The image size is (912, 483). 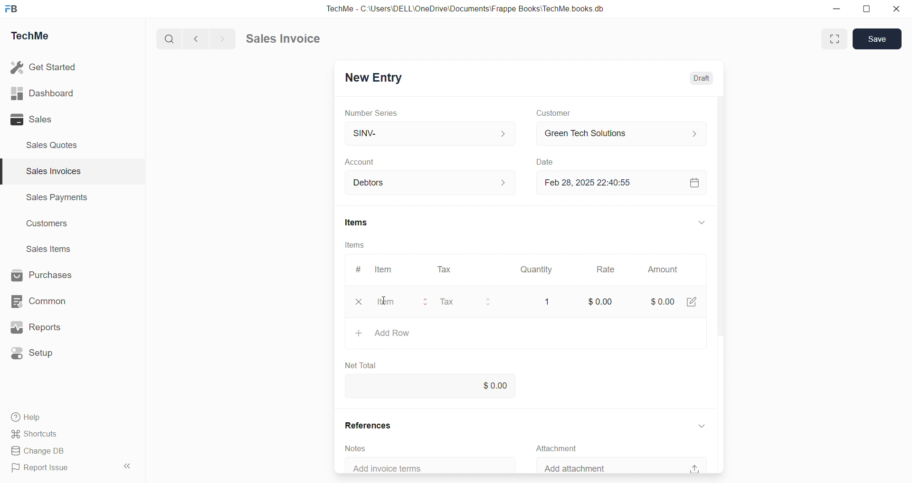 I want to click on upload, so click(x=694, y=469).